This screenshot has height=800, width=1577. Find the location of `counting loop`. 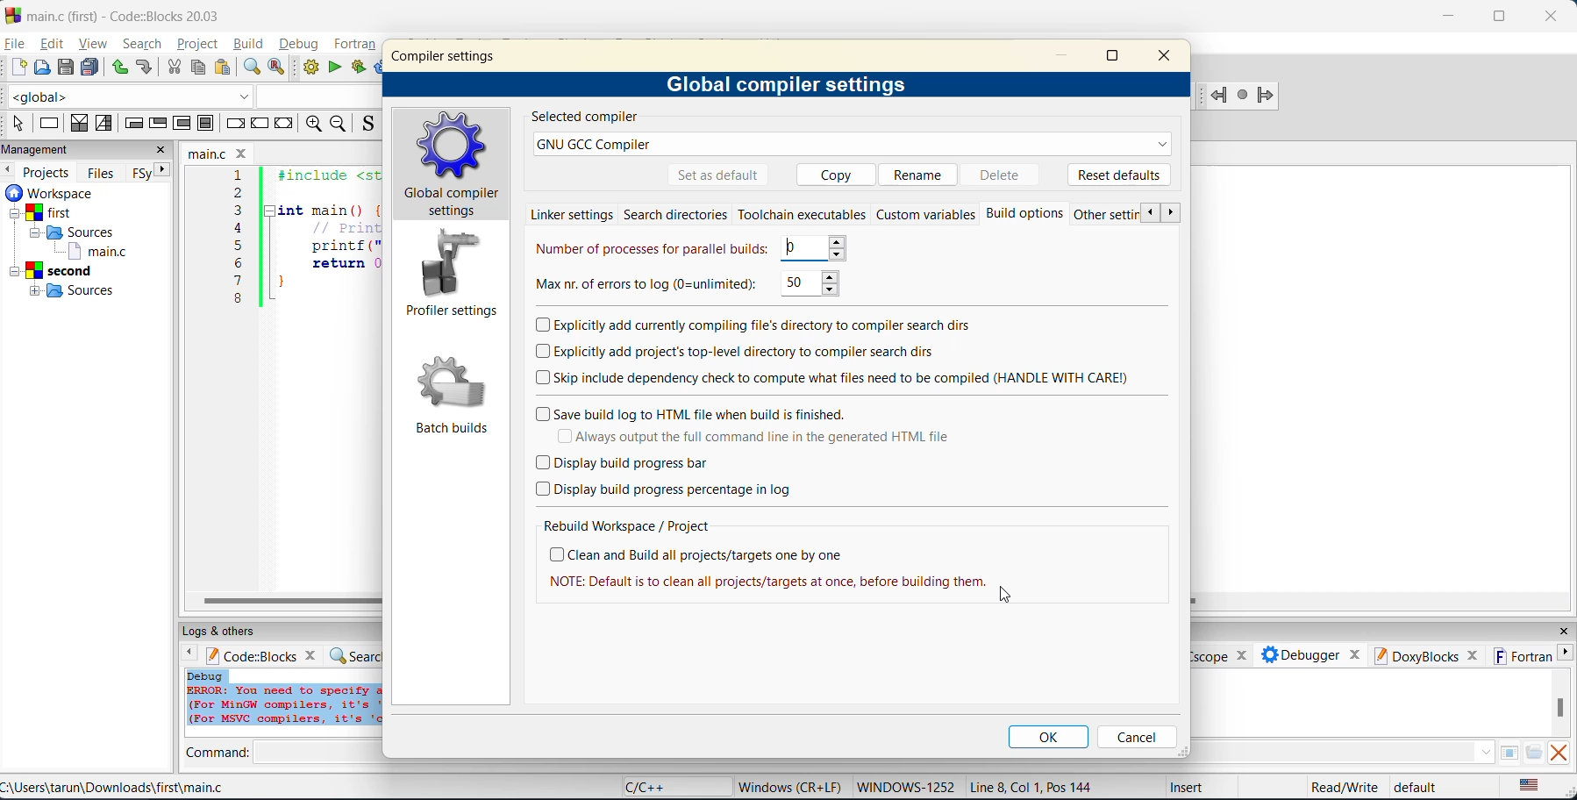

counting loop is located at coordinates (183, 125).